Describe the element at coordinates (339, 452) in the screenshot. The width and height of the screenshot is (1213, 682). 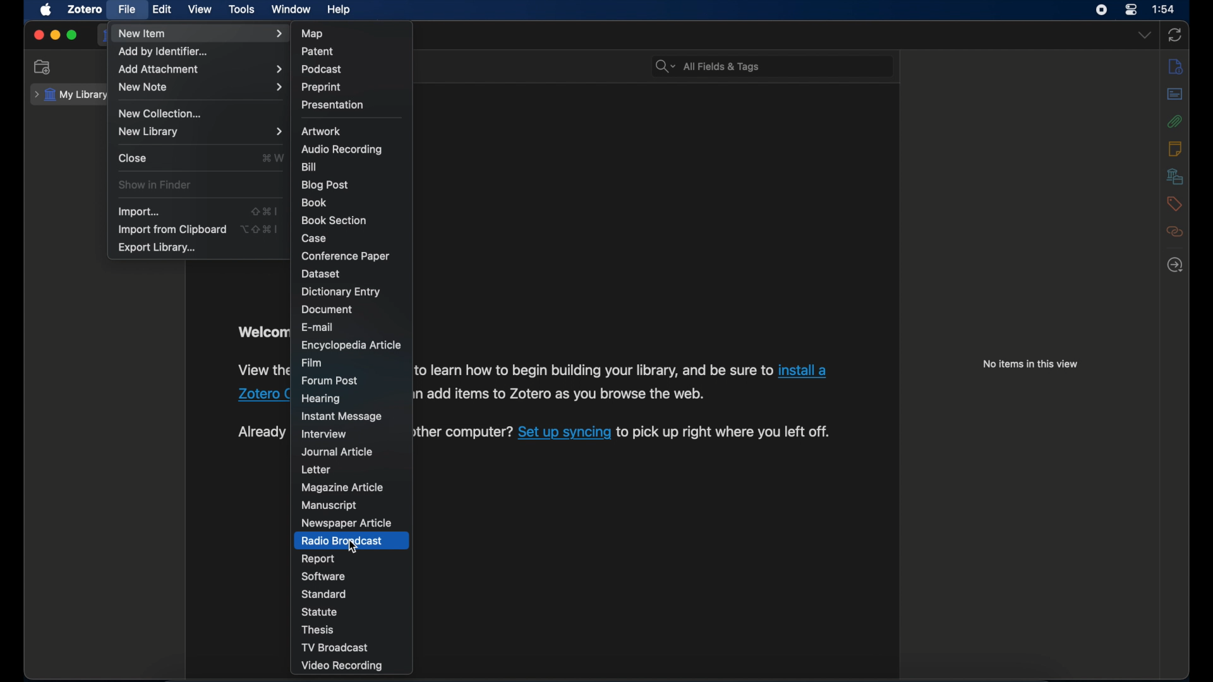
I see `journal article` at that location.